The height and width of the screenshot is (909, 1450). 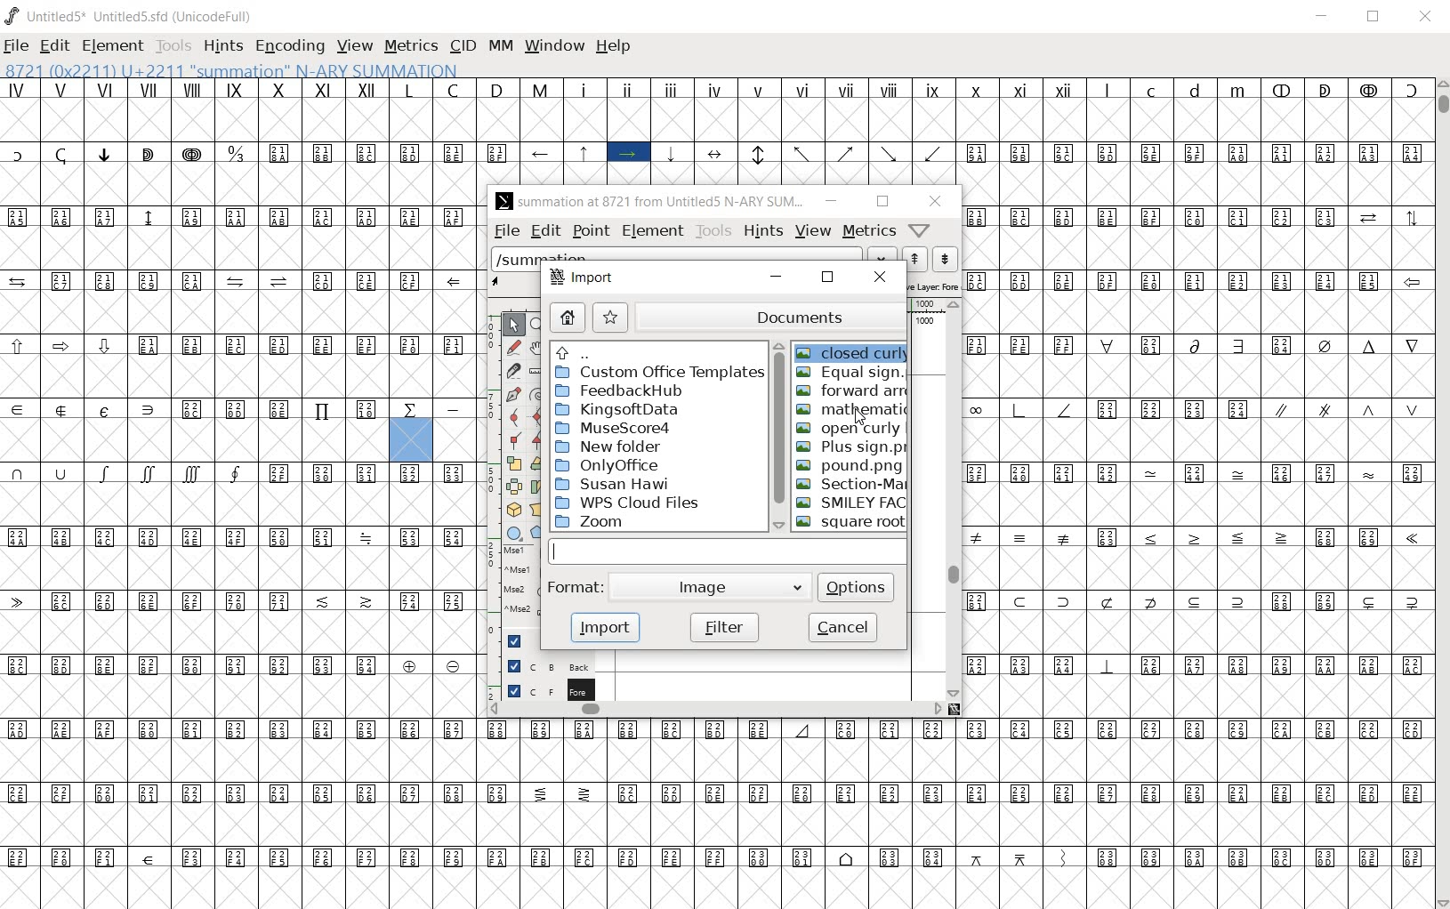 What do you see at coordinates (53, 47) in the screenshot?
I see `EDIT` at bounding box center [53, 47].